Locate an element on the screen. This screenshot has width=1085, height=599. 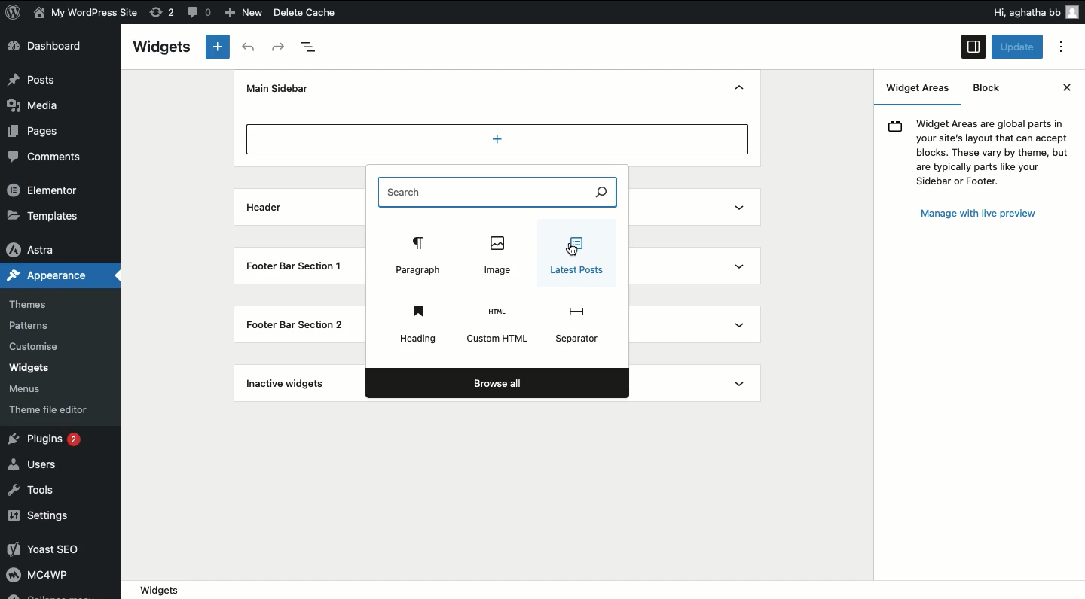
Search is located at coordinates (498, 193).